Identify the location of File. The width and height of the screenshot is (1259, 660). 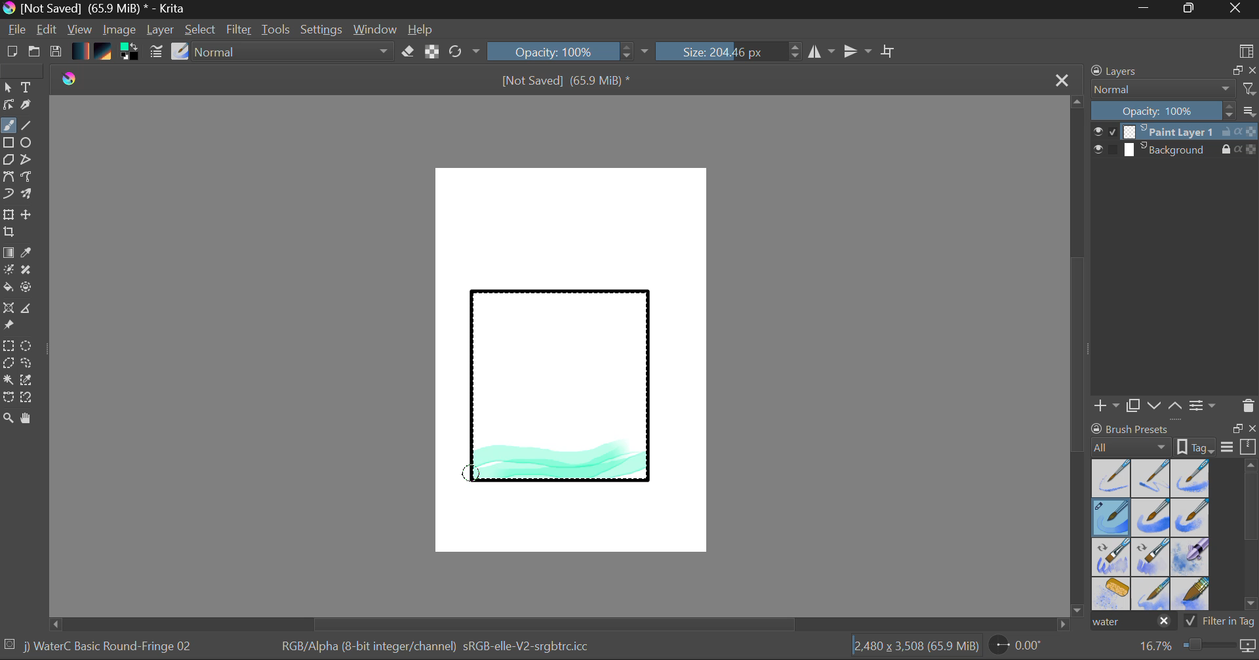
(17, 31).